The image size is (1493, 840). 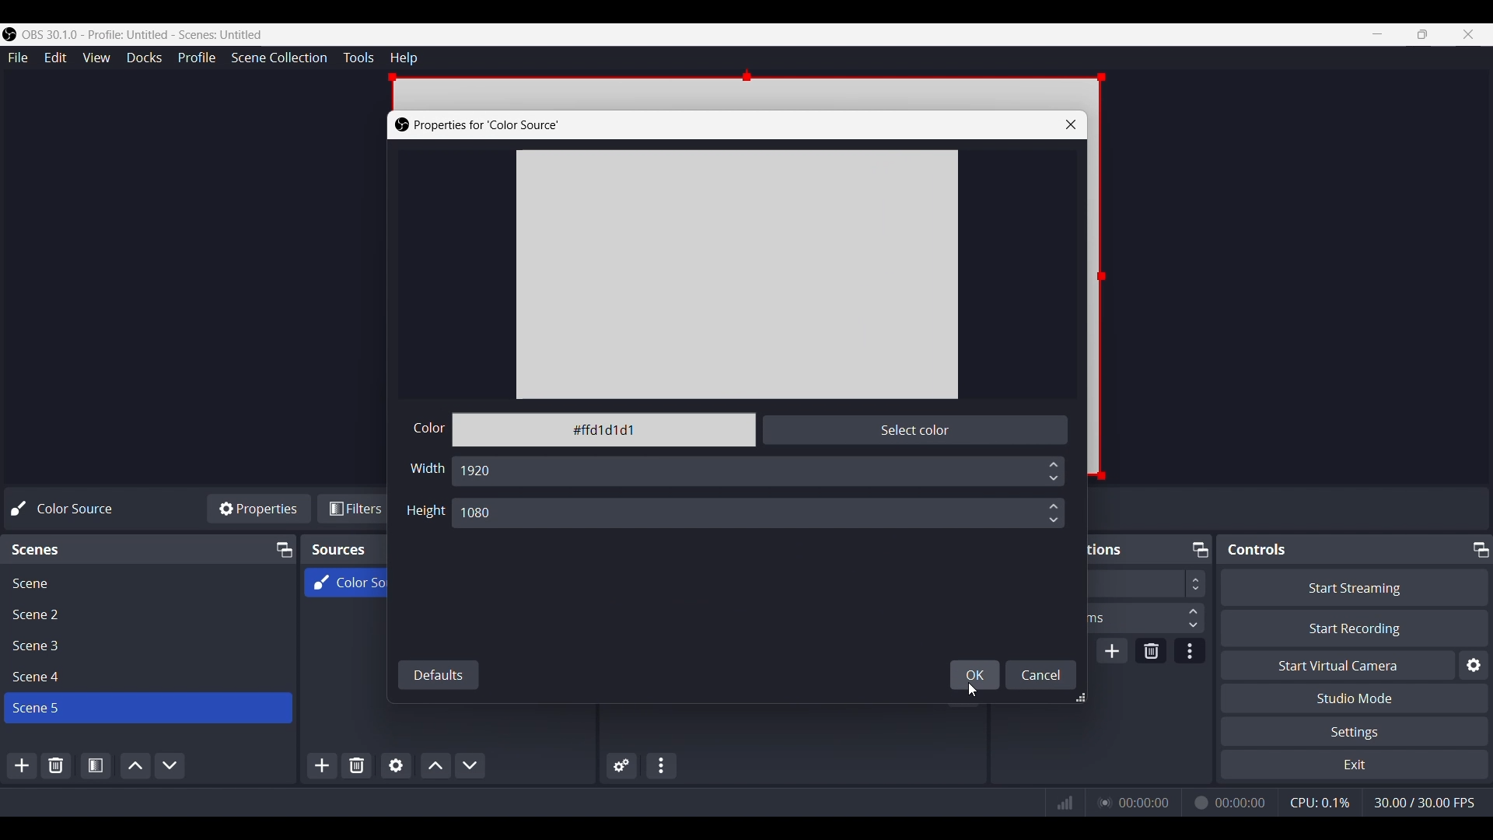 I want to click on Studio Mode, so click(x=1355, y=698).